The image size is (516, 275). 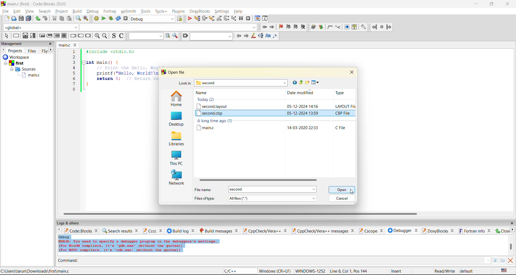 I want to click on selection, so click(x=33, y=36).